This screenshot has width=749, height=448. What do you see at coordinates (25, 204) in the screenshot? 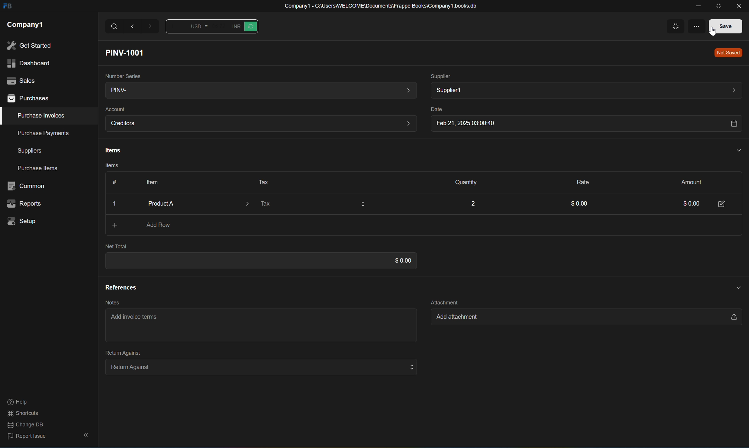
I see `reports` at bounding box center [25, 204].